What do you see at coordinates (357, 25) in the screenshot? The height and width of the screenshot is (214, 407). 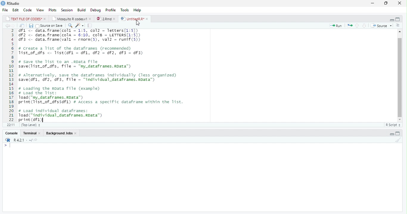 I see `Go to previous section` at bounding box center [357, 25].